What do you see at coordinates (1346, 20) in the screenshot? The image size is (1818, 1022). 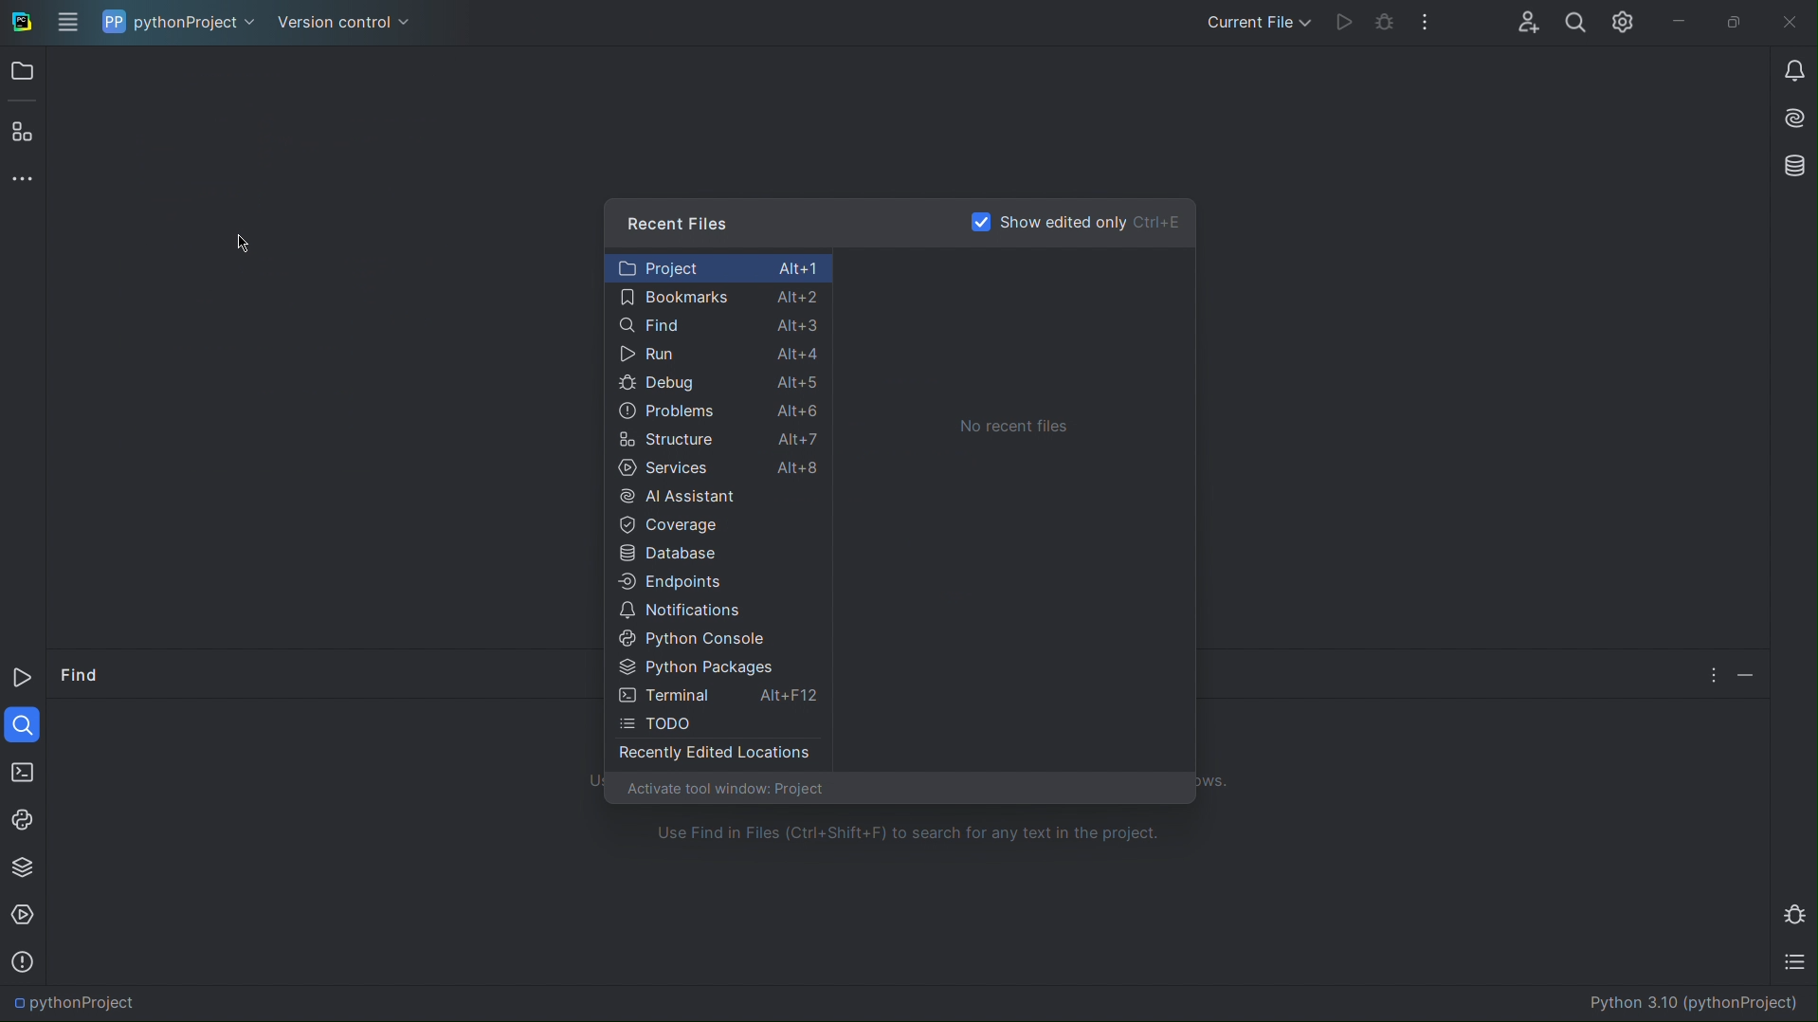 I see `Run` at bounding box center [1346, 20].